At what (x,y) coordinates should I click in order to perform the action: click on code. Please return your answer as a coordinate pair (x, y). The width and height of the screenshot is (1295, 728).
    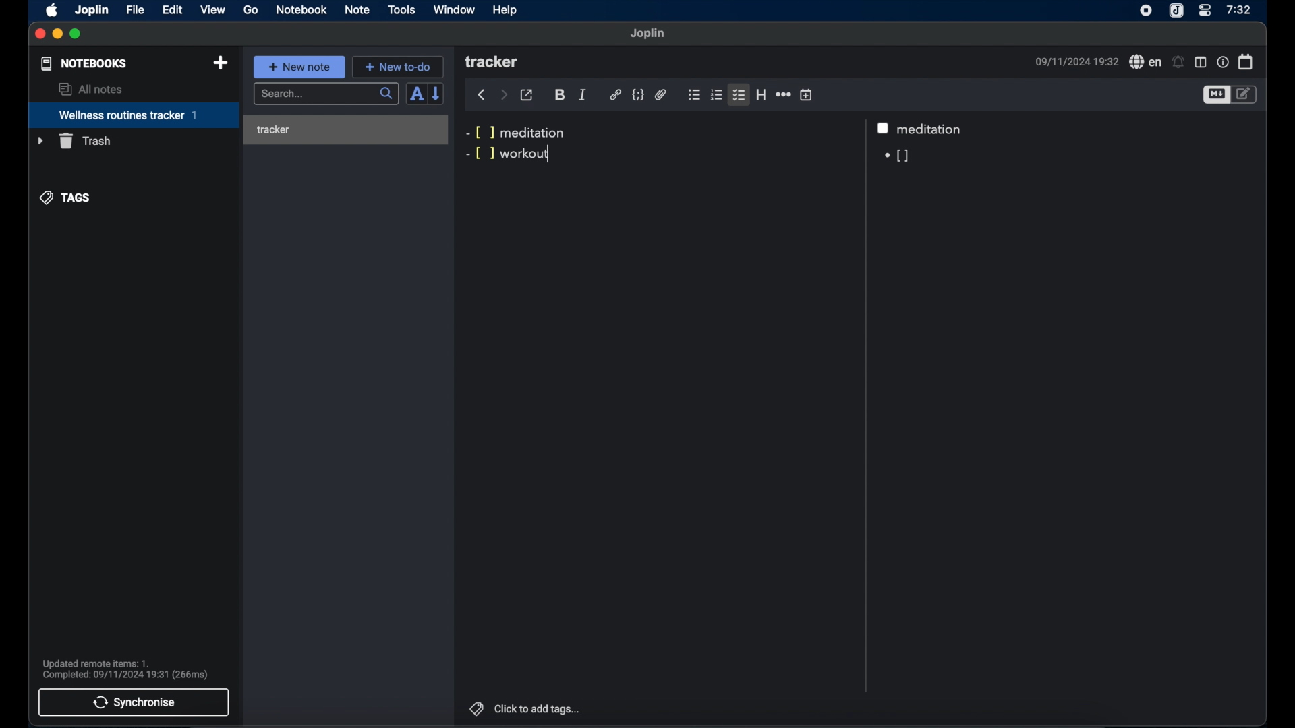
    Looking at the image, I should click on (637, 95).